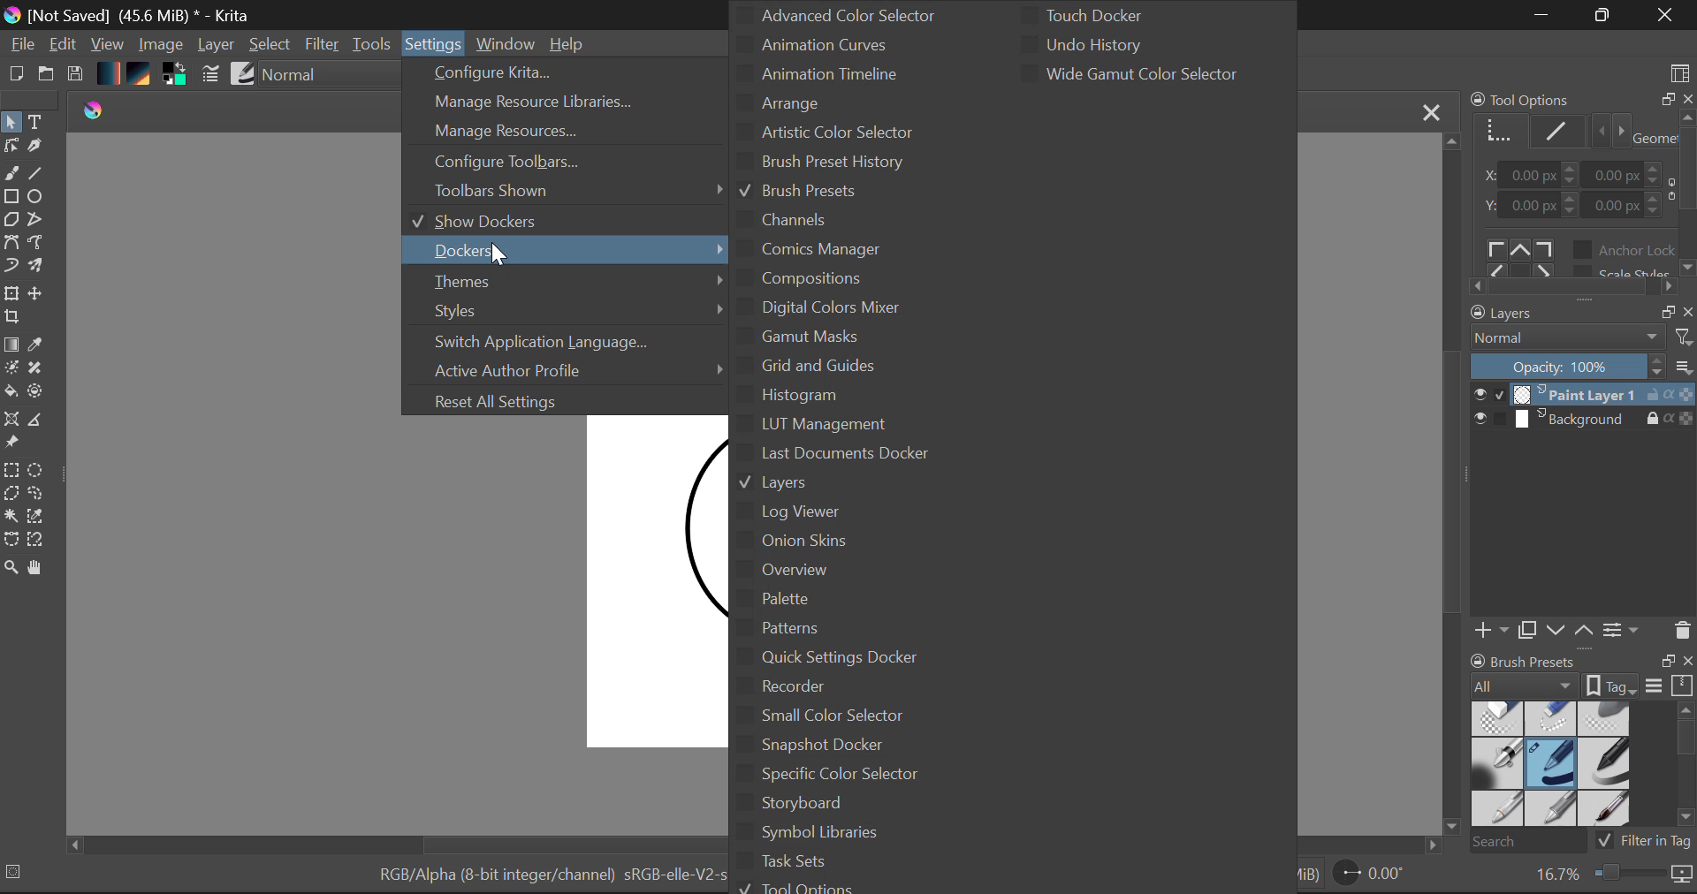 This screenshot has width=1697, height=894. I want to click on Docket Scroll Bar, so click(1686, 765).